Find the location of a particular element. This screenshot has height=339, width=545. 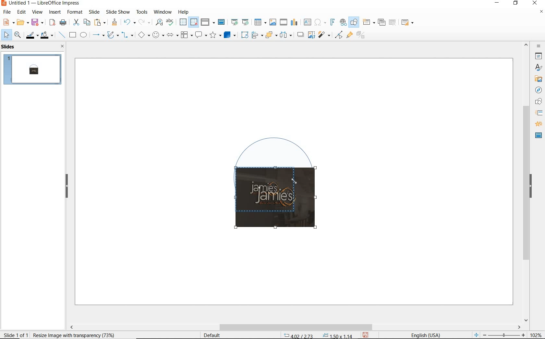

file is located at coordinates (7, 12).